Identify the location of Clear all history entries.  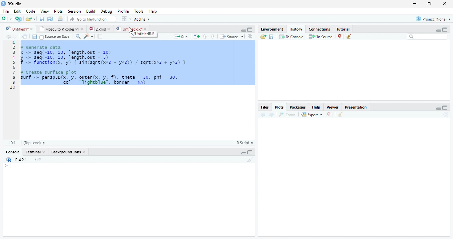
(349, 36).